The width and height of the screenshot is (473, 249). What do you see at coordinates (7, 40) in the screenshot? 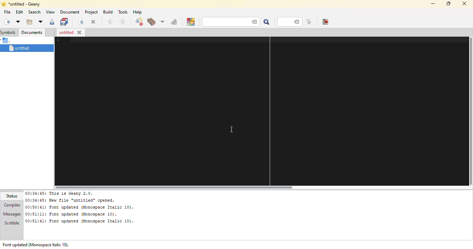
I see `.` at bounding box center [7, 40].